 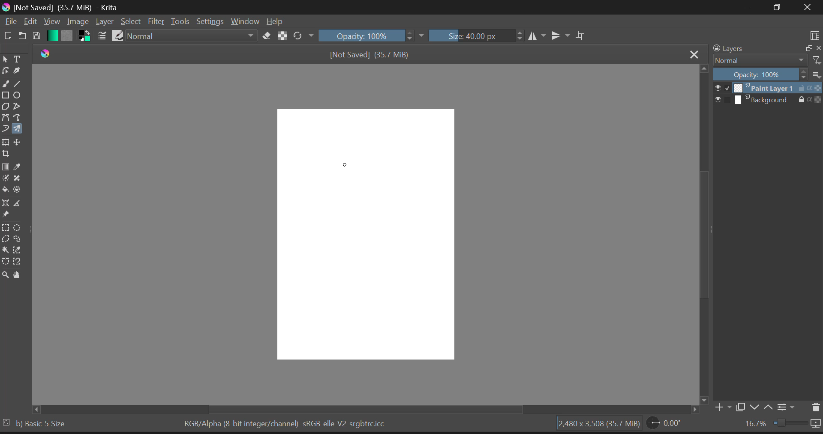 What do you see at coordinates (5, 189) in the screenshot?
I see `Fill` at bounding box center [5, 189].